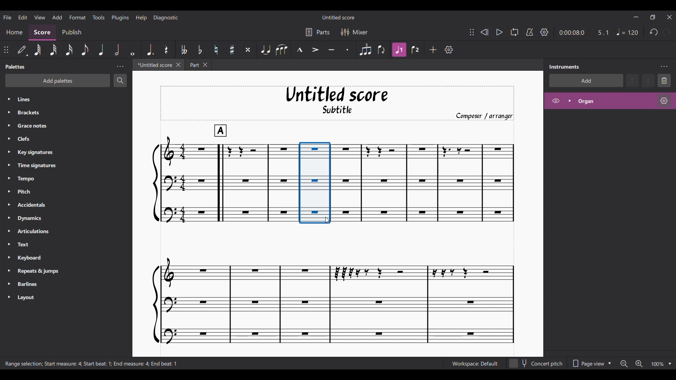 This screenshot has height=380, width=676. I want to click on Toggle flat, so click(200, 49).